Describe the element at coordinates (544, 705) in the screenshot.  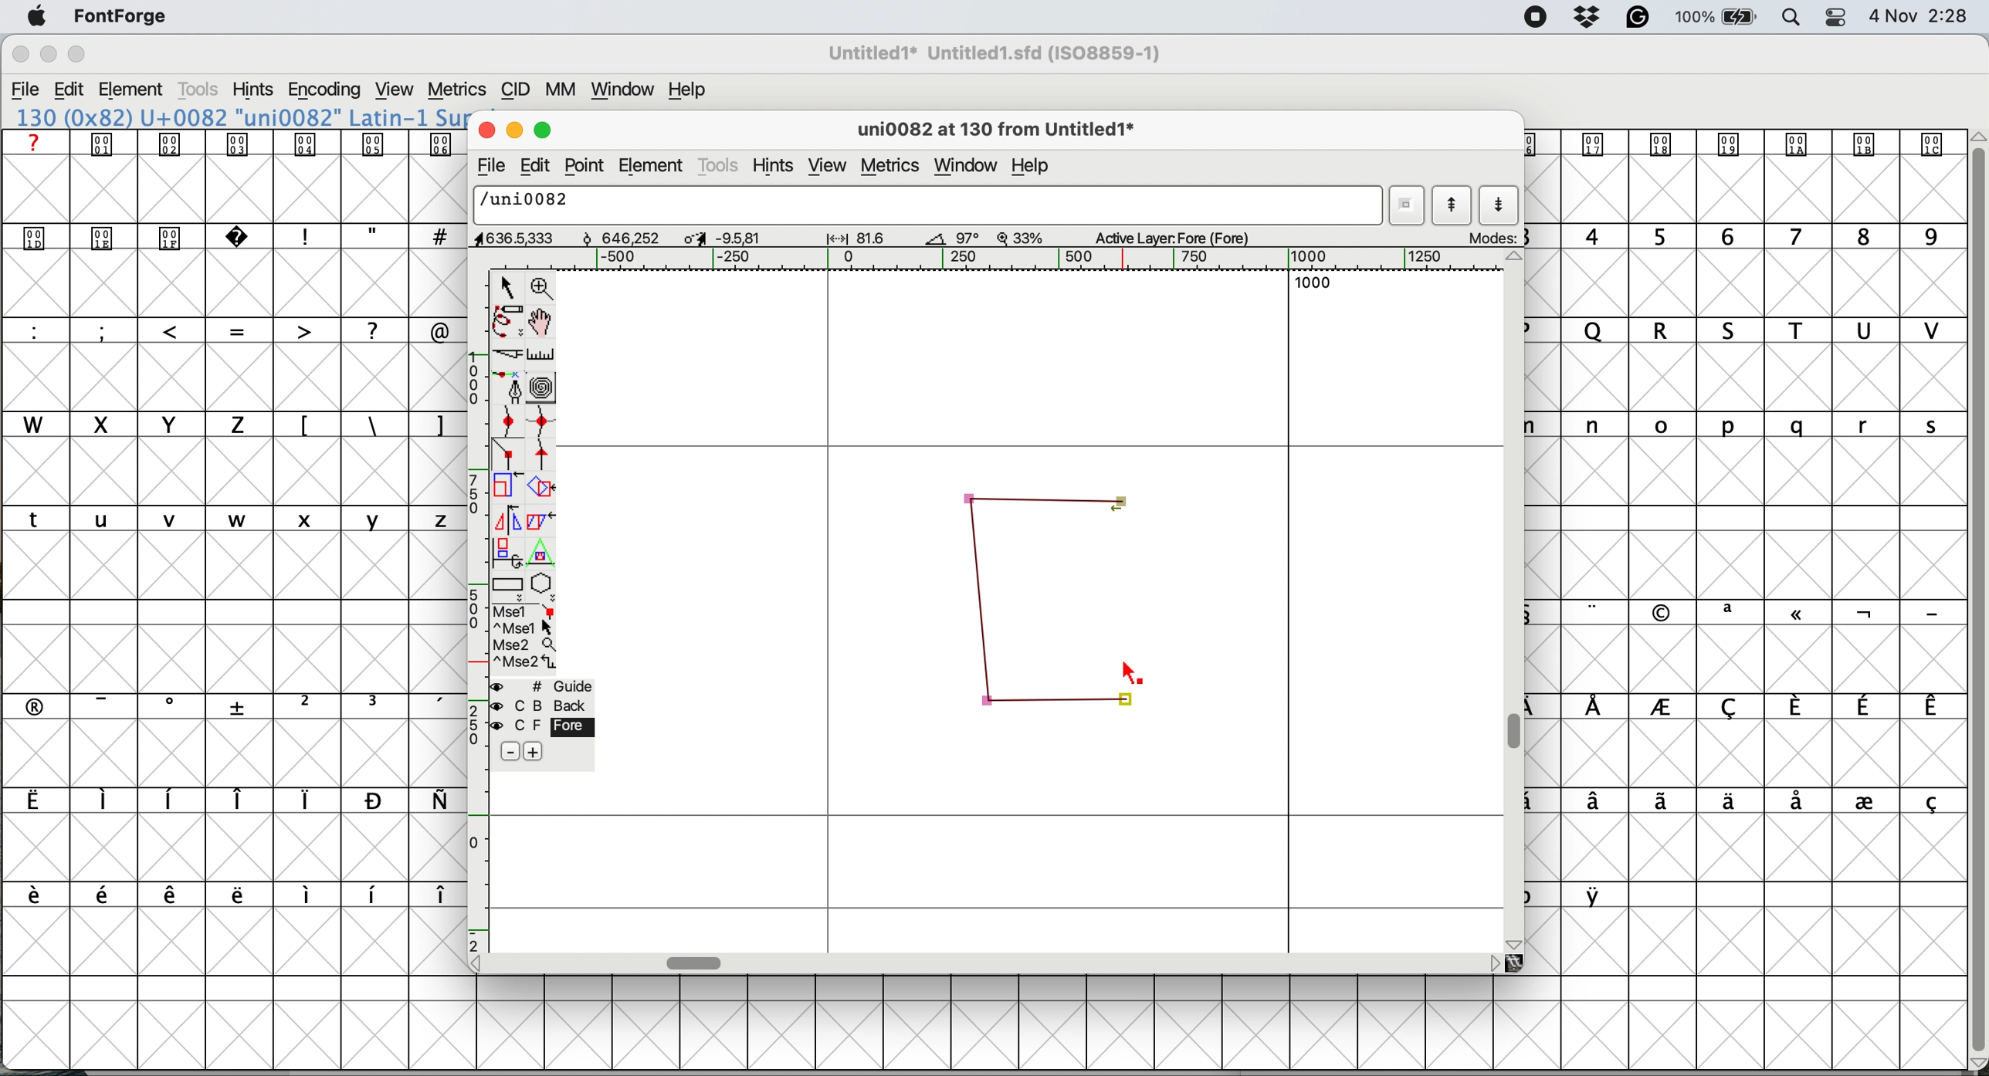
I see `back` at that location.